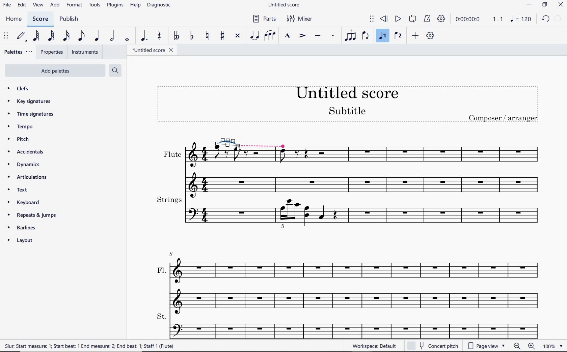  Describe the element at coordinates (269, 36) in the screenshot. I see `SLUR` at that location.